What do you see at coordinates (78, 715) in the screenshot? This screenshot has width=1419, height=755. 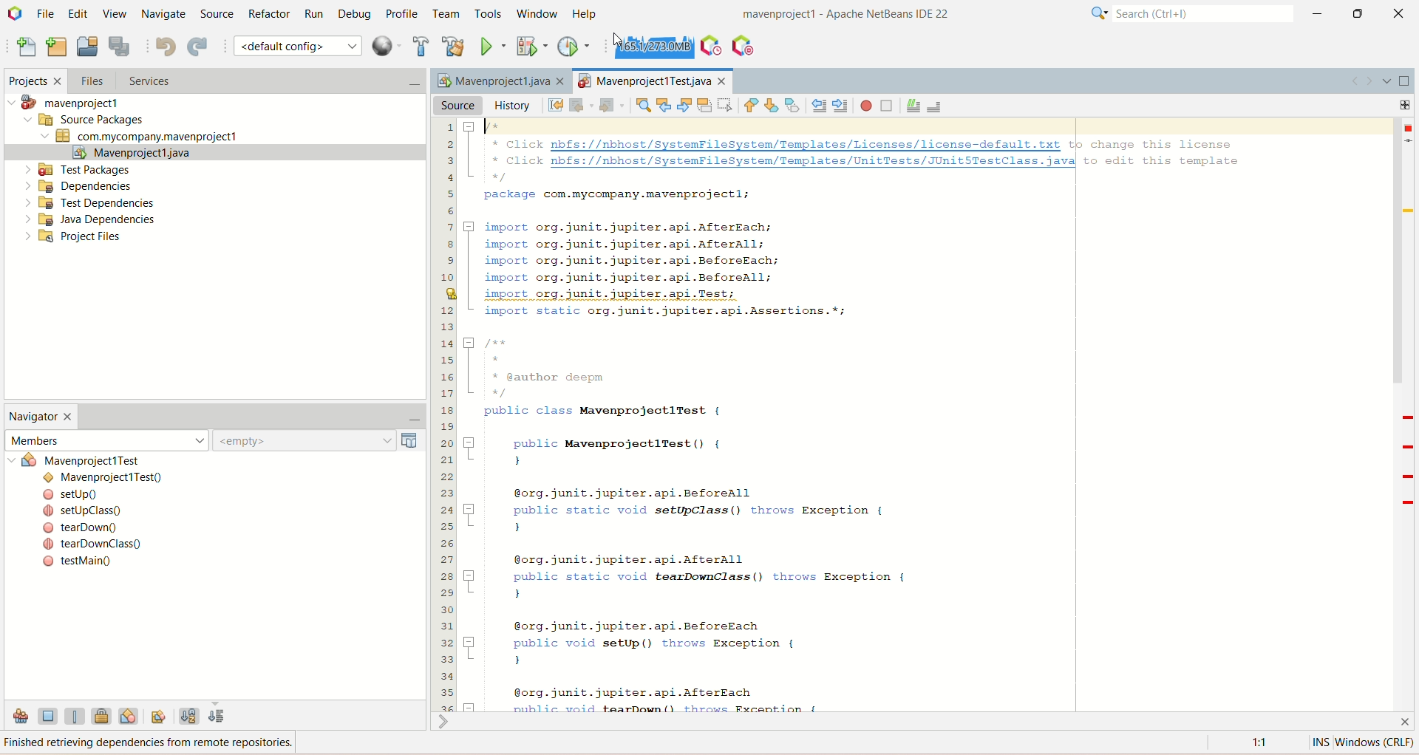 I see `show static members` at bounding box center [78, 715].